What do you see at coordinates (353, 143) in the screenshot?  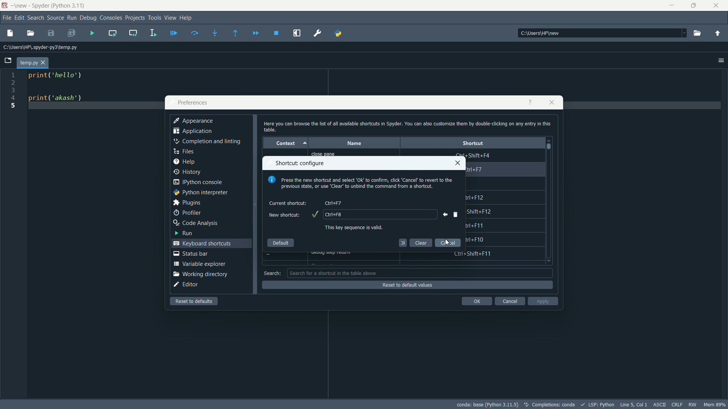 I see `name` at bounding box center [353, 143].